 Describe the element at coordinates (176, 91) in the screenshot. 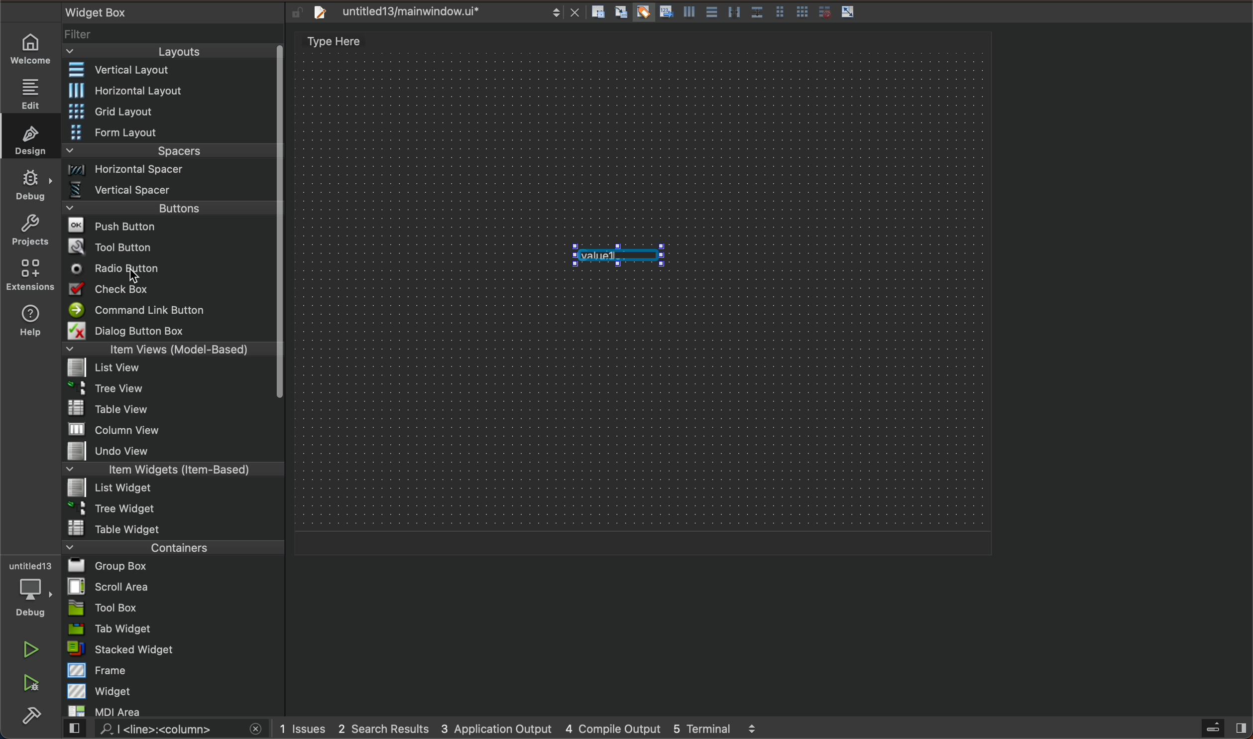

I see `` at that location.